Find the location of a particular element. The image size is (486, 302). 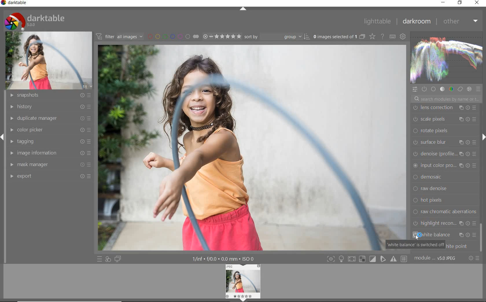

restore is located at coordinates (460, 3).